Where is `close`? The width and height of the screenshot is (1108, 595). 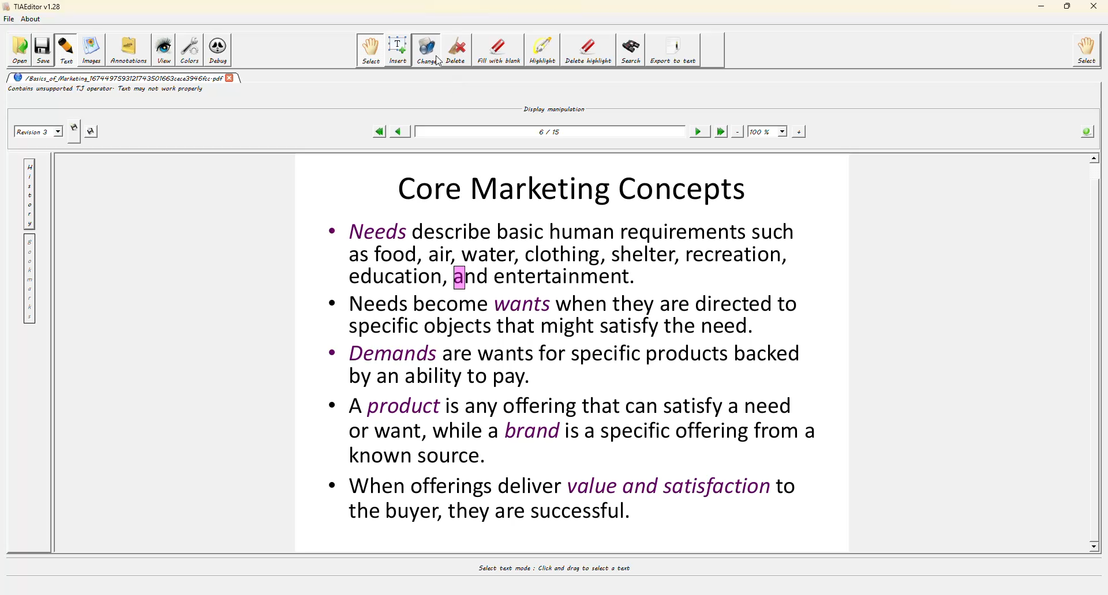
close is located at coordinates (1095, 5).